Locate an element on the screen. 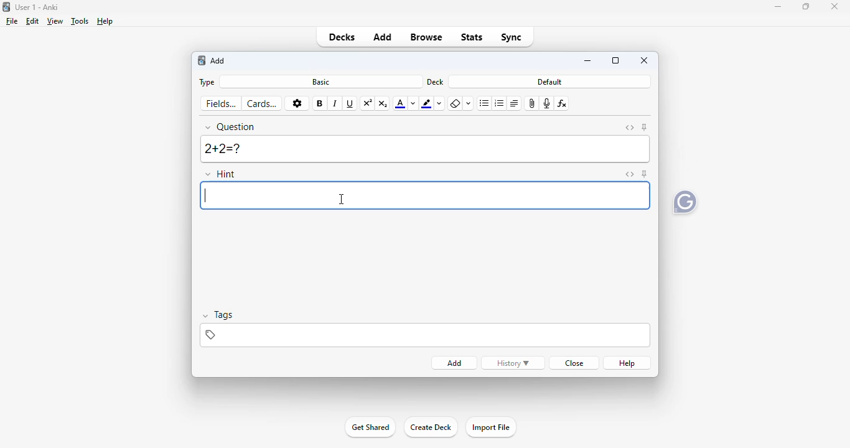 This screenshot has height=448, width=850. alignment is located at coordinates (515, 103).